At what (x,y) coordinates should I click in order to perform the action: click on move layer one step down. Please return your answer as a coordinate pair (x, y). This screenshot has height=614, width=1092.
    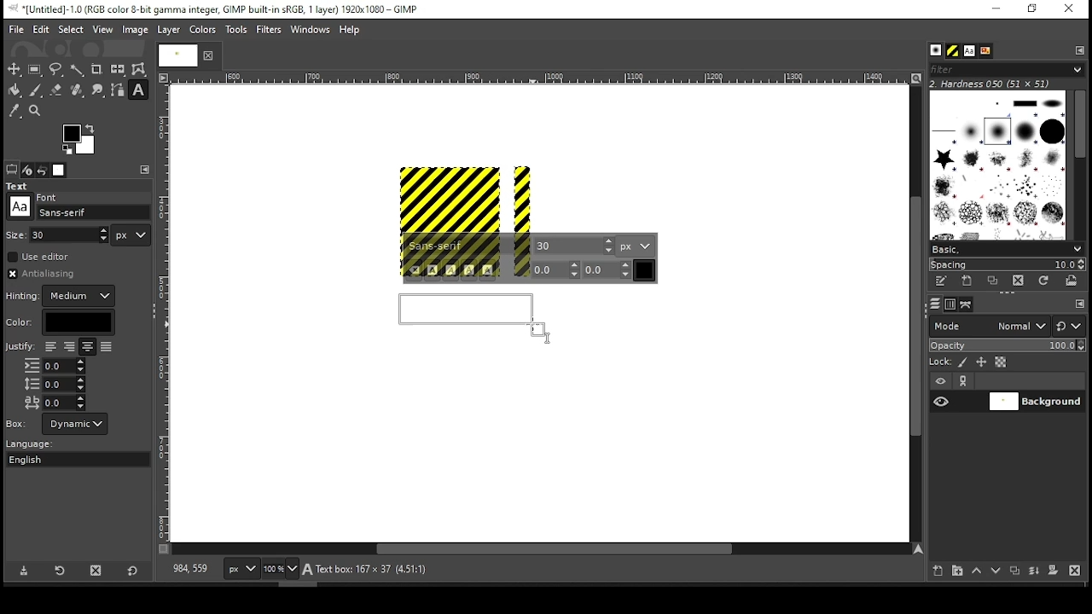
    Looking at the image, I should click on (996, 572).